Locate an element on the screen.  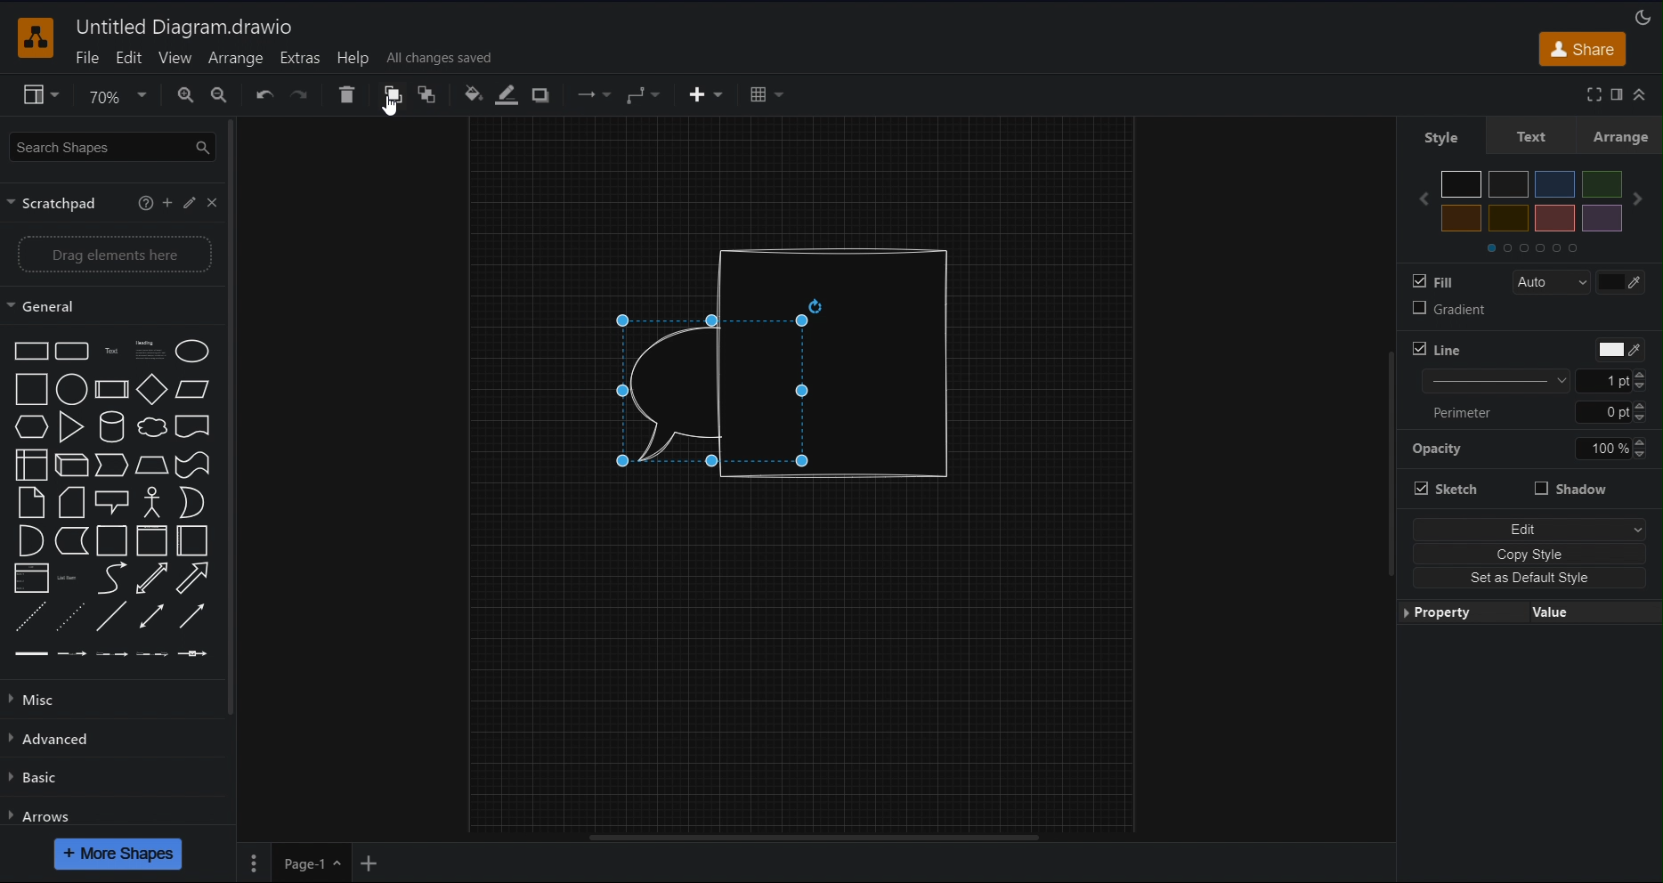
Collapse is located at coordinates (1640, 94).